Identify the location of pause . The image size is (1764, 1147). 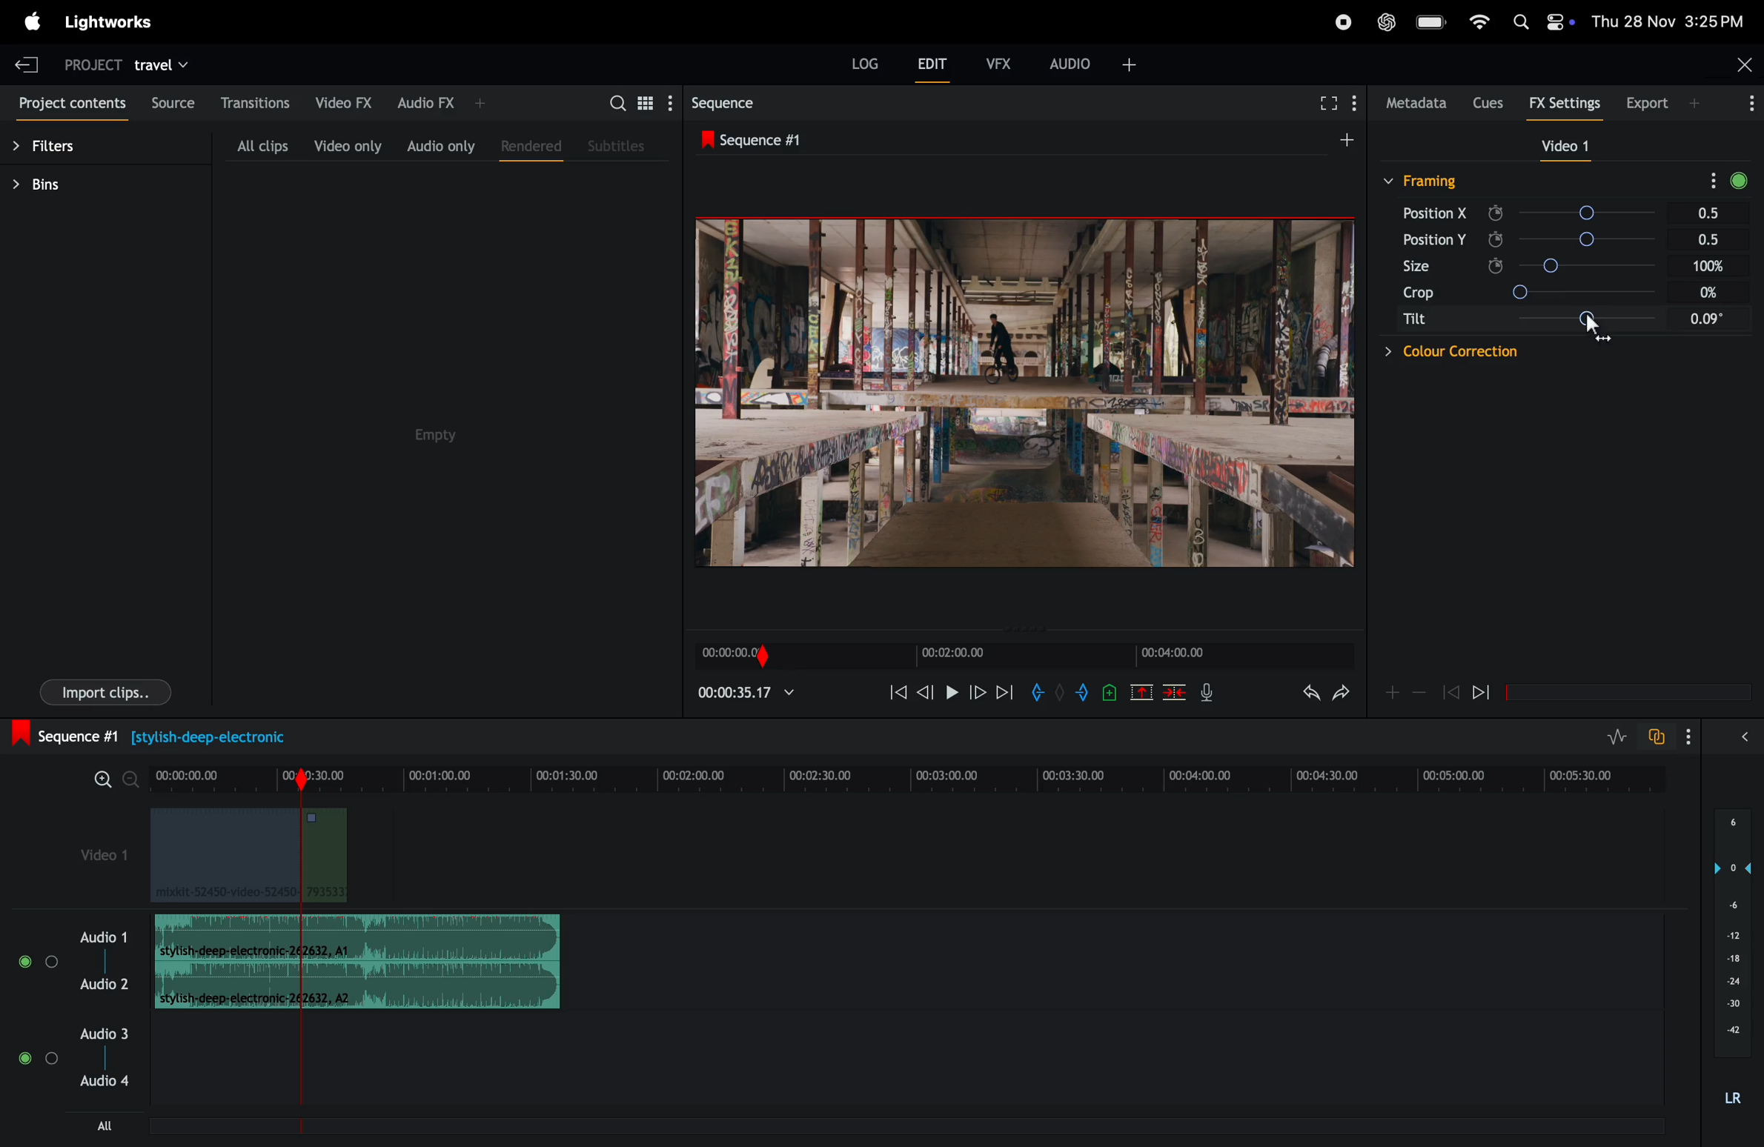
(952, 694).